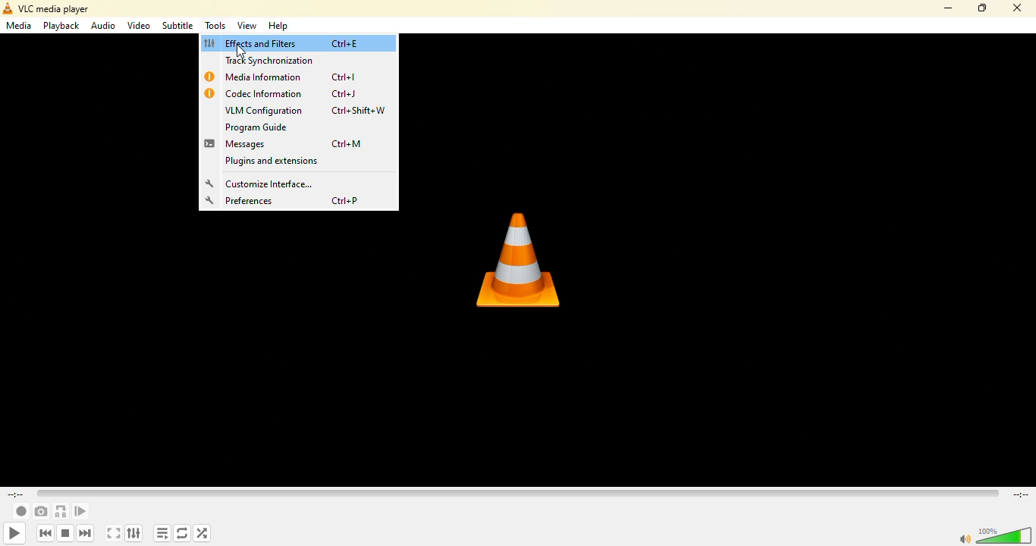 The image size is (1036, 546). Describe the element at coordinates (360, 111) in the screenshot. I see `ctrl+shift+w` at that location.